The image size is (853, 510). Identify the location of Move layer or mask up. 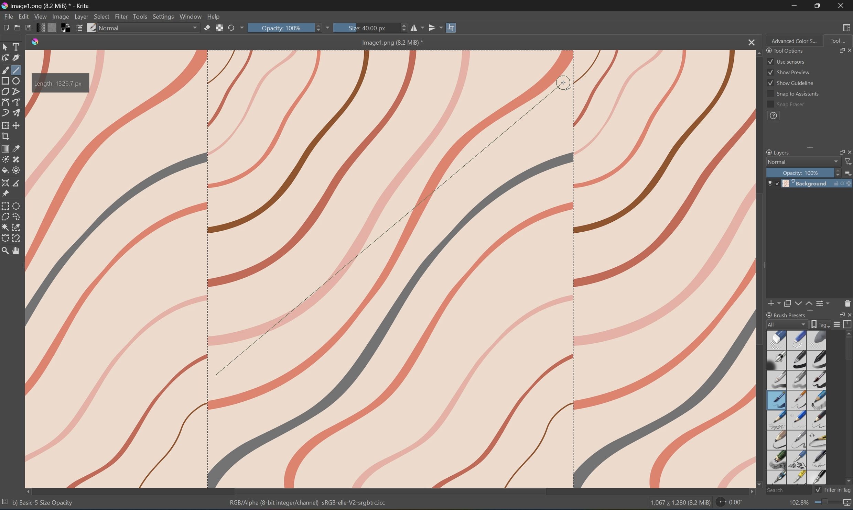
(809, 304).